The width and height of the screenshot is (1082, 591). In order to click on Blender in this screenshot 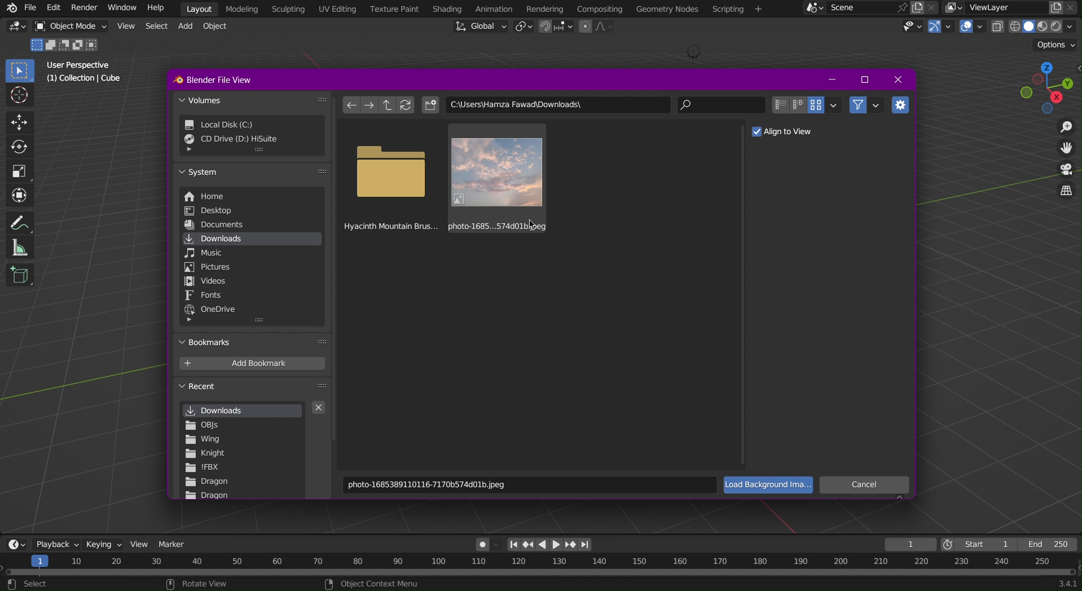, I will do `click(9, 7)`.